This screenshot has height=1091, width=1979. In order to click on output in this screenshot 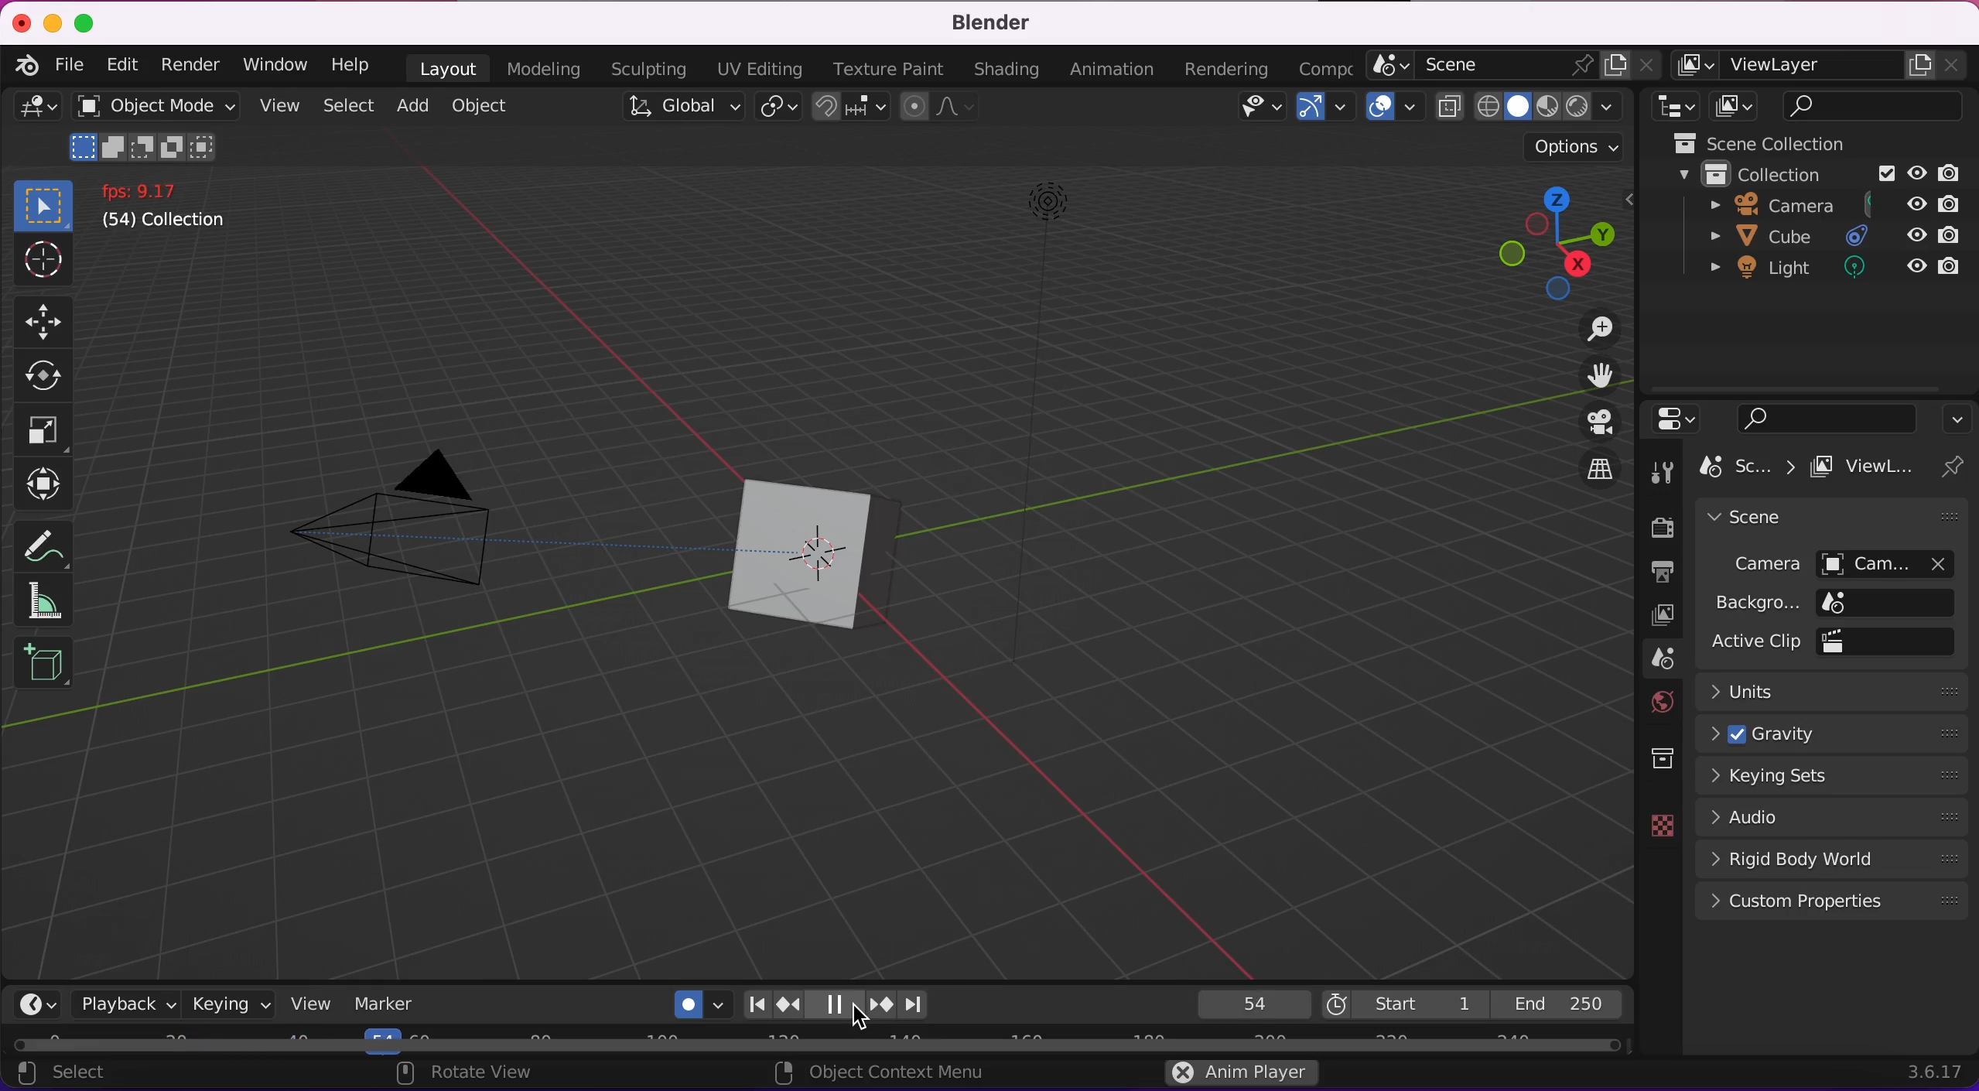, I will do `click(1654, 567)`.